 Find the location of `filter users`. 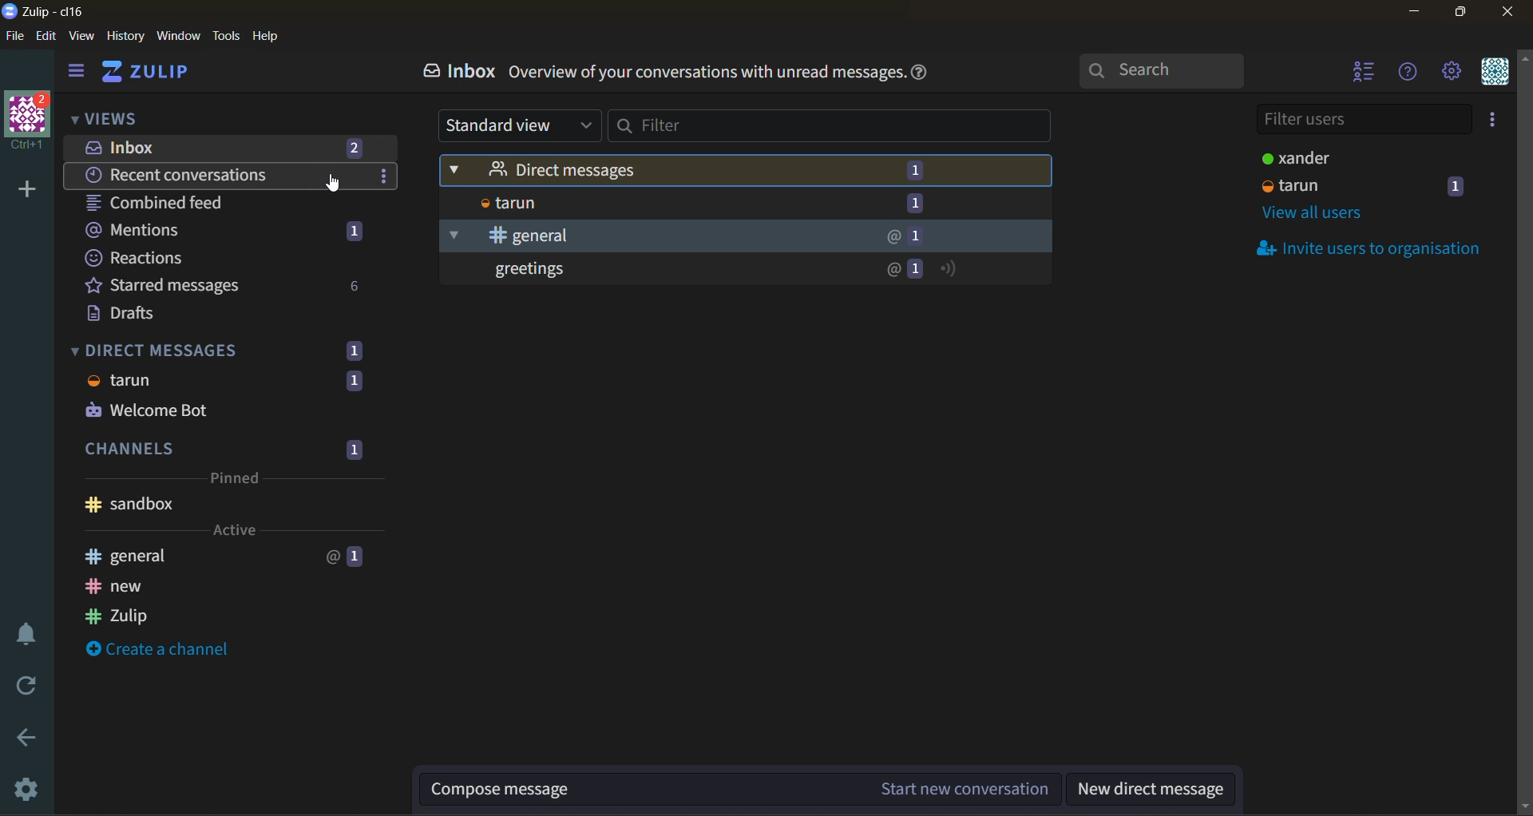

filter users is located at coordinates (1361, 118).